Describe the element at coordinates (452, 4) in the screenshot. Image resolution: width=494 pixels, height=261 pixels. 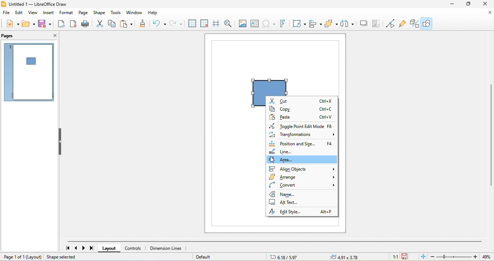
I see `minimize` at that location.